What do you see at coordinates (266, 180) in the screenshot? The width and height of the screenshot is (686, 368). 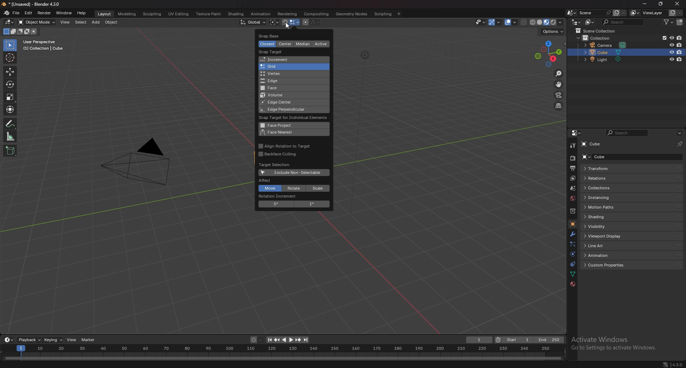 I see `affect` at bounding box center [266, 180].